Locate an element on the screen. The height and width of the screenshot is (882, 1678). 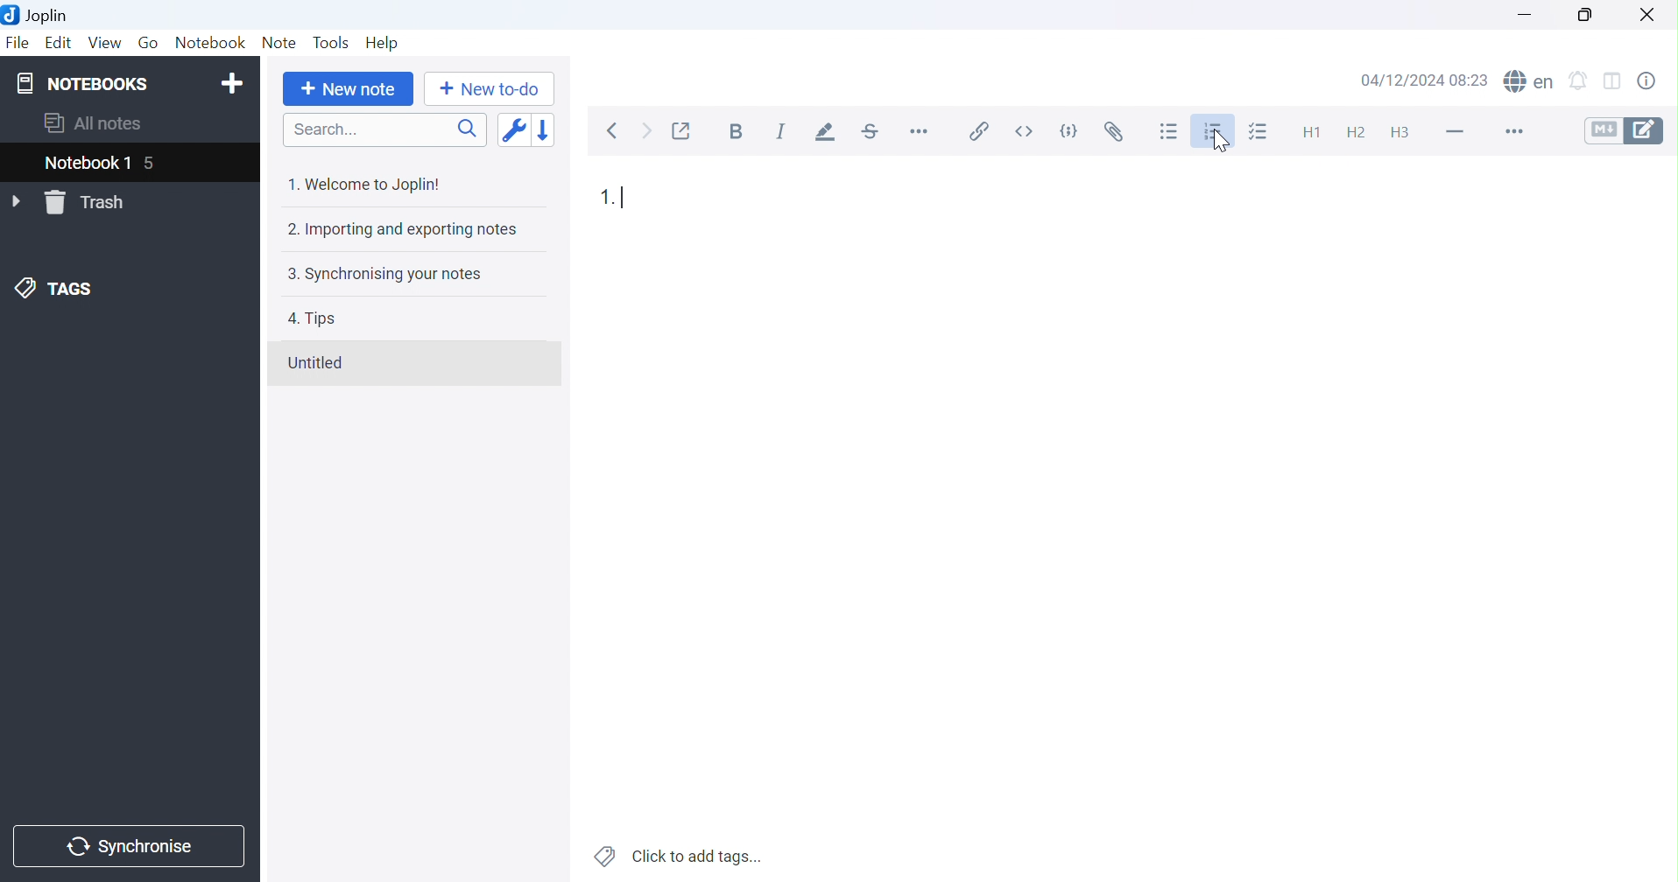
Highlight is located at coordinates (827, 133).